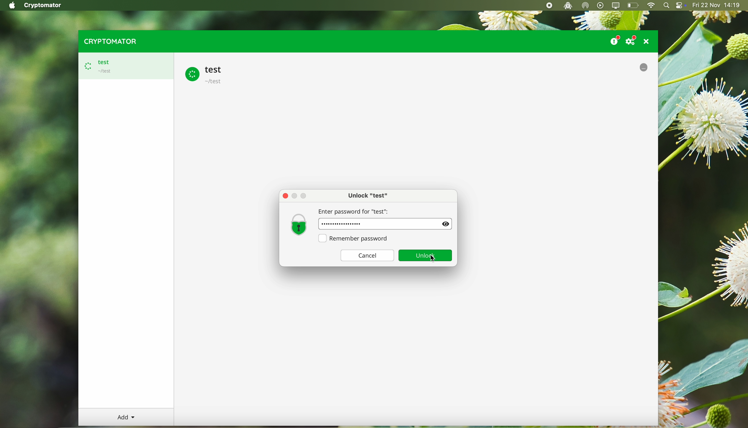 This screenshot has width=748, height=428. I want to click on Show, so click(446, 223).